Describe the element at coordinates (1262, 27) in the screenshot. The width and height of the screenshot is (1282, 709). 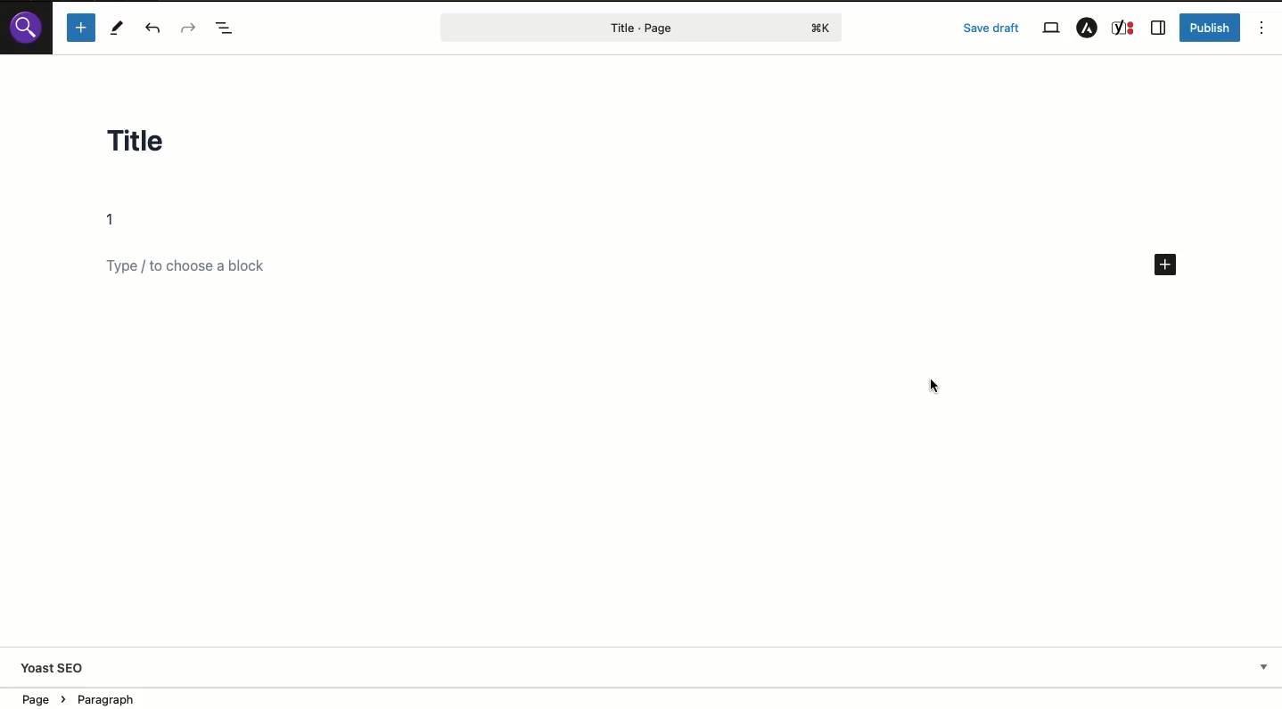
I see `Options` at that location.